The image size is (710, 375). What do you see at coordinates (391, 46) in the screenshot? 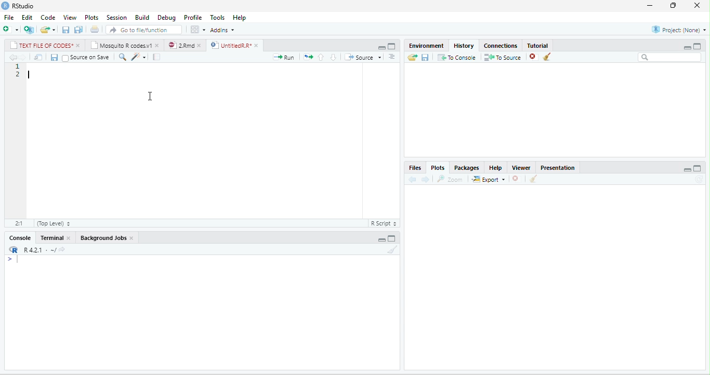
I see `maximize` at bounding box center [391, 46].